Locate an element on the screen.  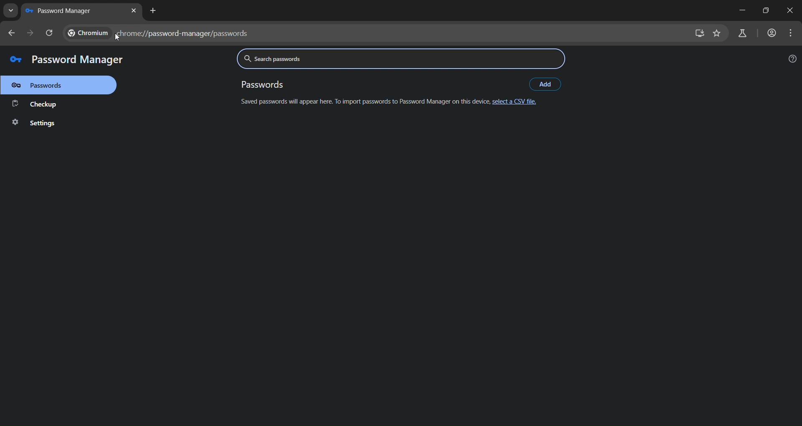
new tab is located at coordinates (155, 11).